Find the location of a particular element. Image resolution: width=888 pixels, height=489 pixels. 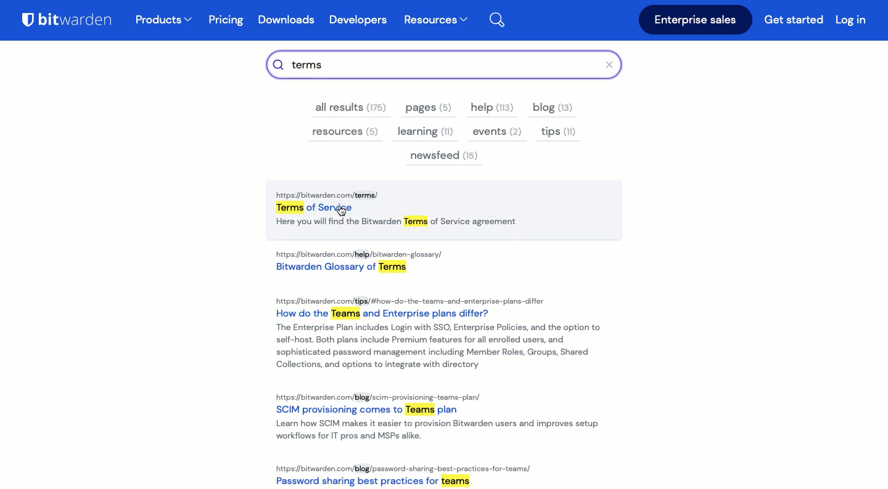

all results is located at coordinates (351, 108).